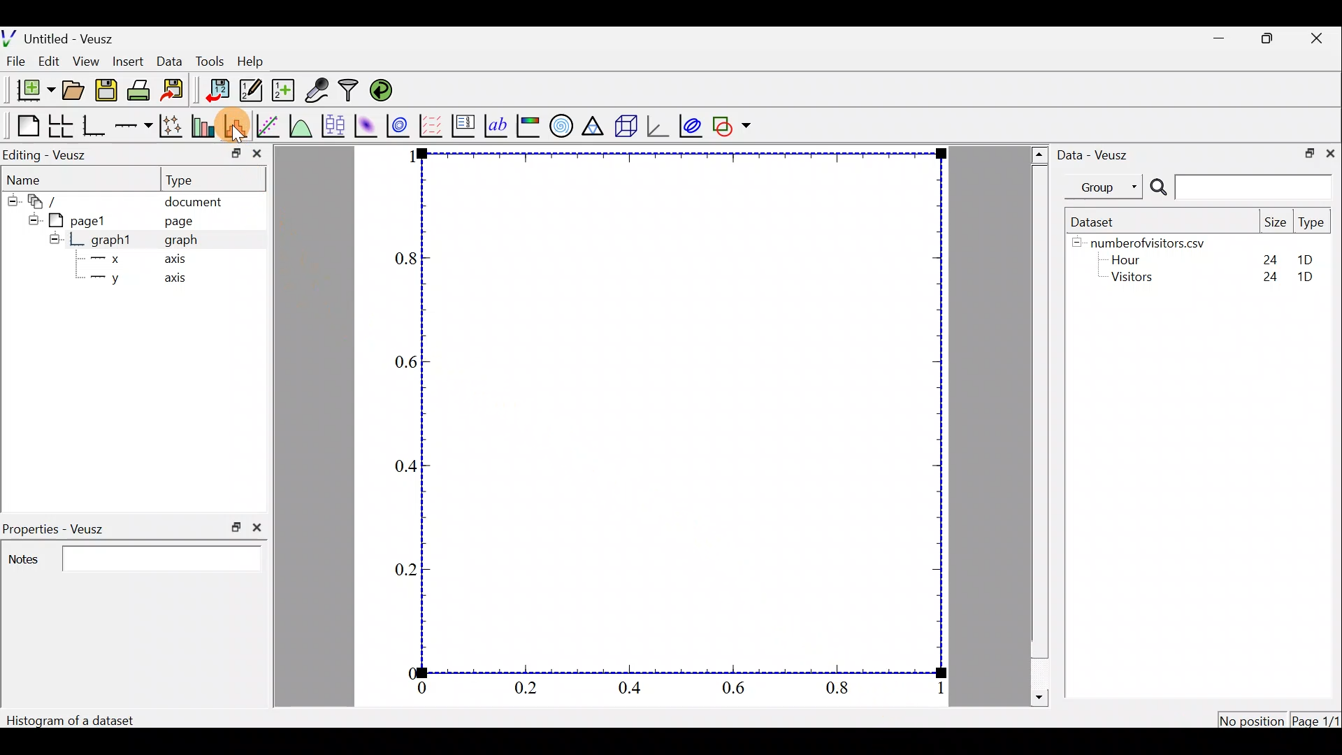 Image resolution: width=1342 pixels, height=755 pixels. I want to click on text label, so click(496, 125).